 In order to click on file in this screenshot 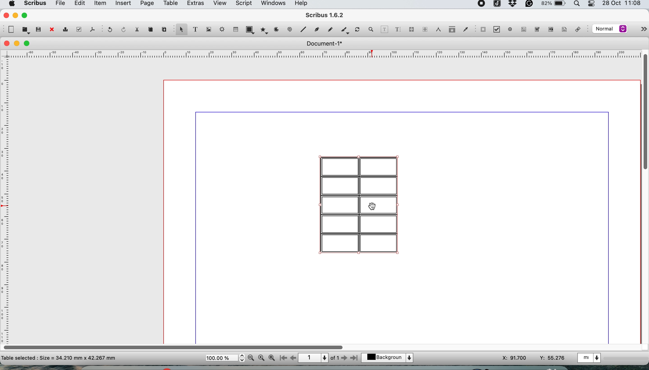, I will do `click(59, 4)`.